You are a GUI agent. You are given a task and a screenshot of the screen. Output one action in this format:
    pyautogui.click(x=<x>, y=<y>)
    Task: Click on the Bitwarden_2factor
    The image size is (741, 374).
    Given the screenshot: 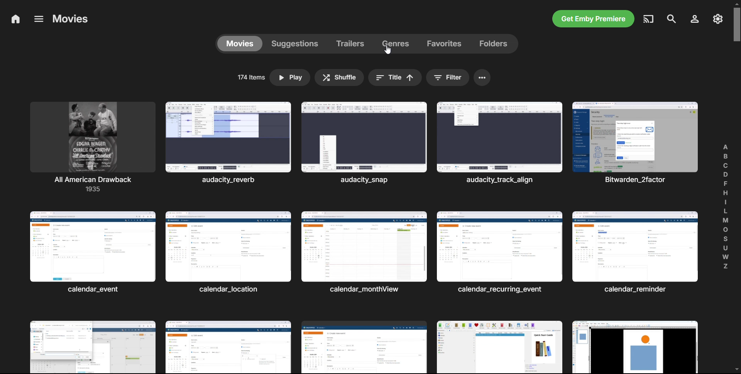 What is the action you would take?
    pyautogui.click(x=635, y=143)
    